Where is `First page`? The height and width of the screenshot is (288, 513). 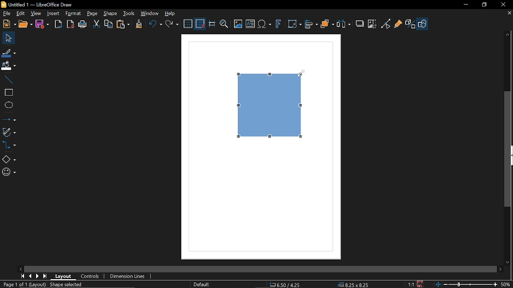
First page is located at coordinates (22, 277).